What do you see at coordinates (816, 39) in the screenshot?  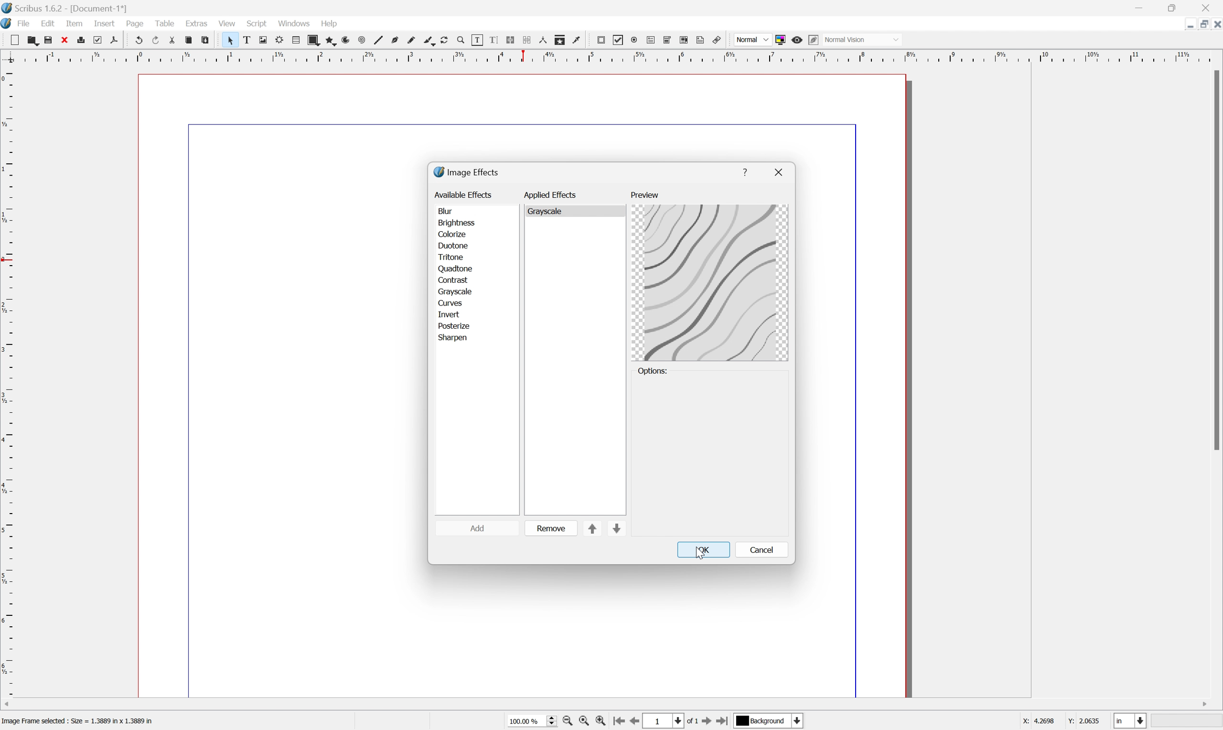 I see `Edit in preview mode` at bounding box center [816, 39].